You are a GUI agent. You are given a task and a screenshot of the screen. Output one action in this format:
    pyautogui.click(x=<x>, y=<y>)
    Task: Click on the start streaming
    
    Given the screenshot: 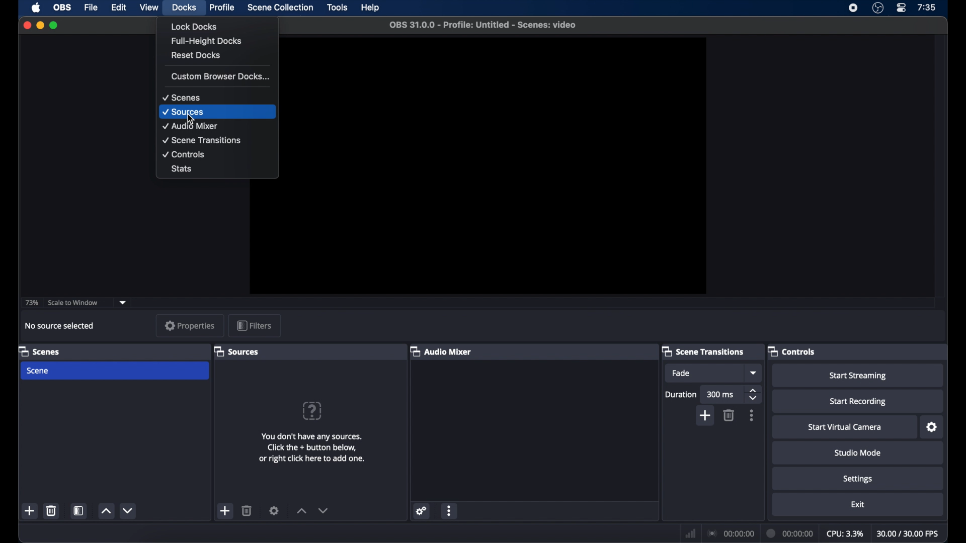 What is the action you would take?
    pyautogui.click(x=857, y=375)
    